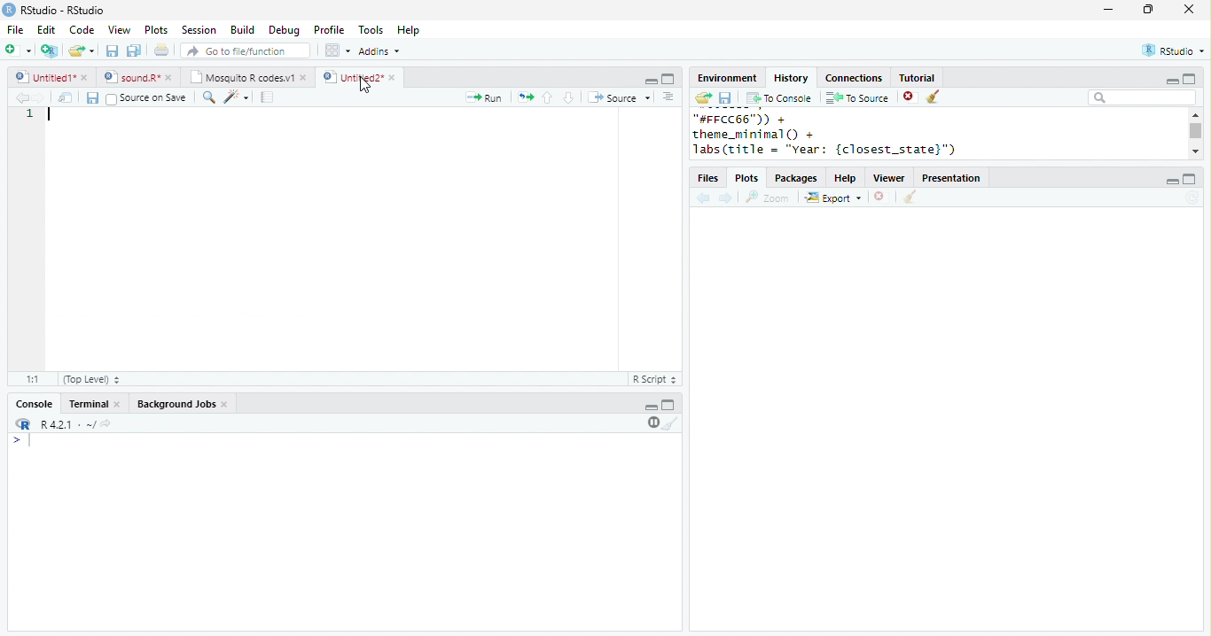 Image resolution: width=1211 pixels, height=636 pixels. I want to click on close, so click(395, 78).